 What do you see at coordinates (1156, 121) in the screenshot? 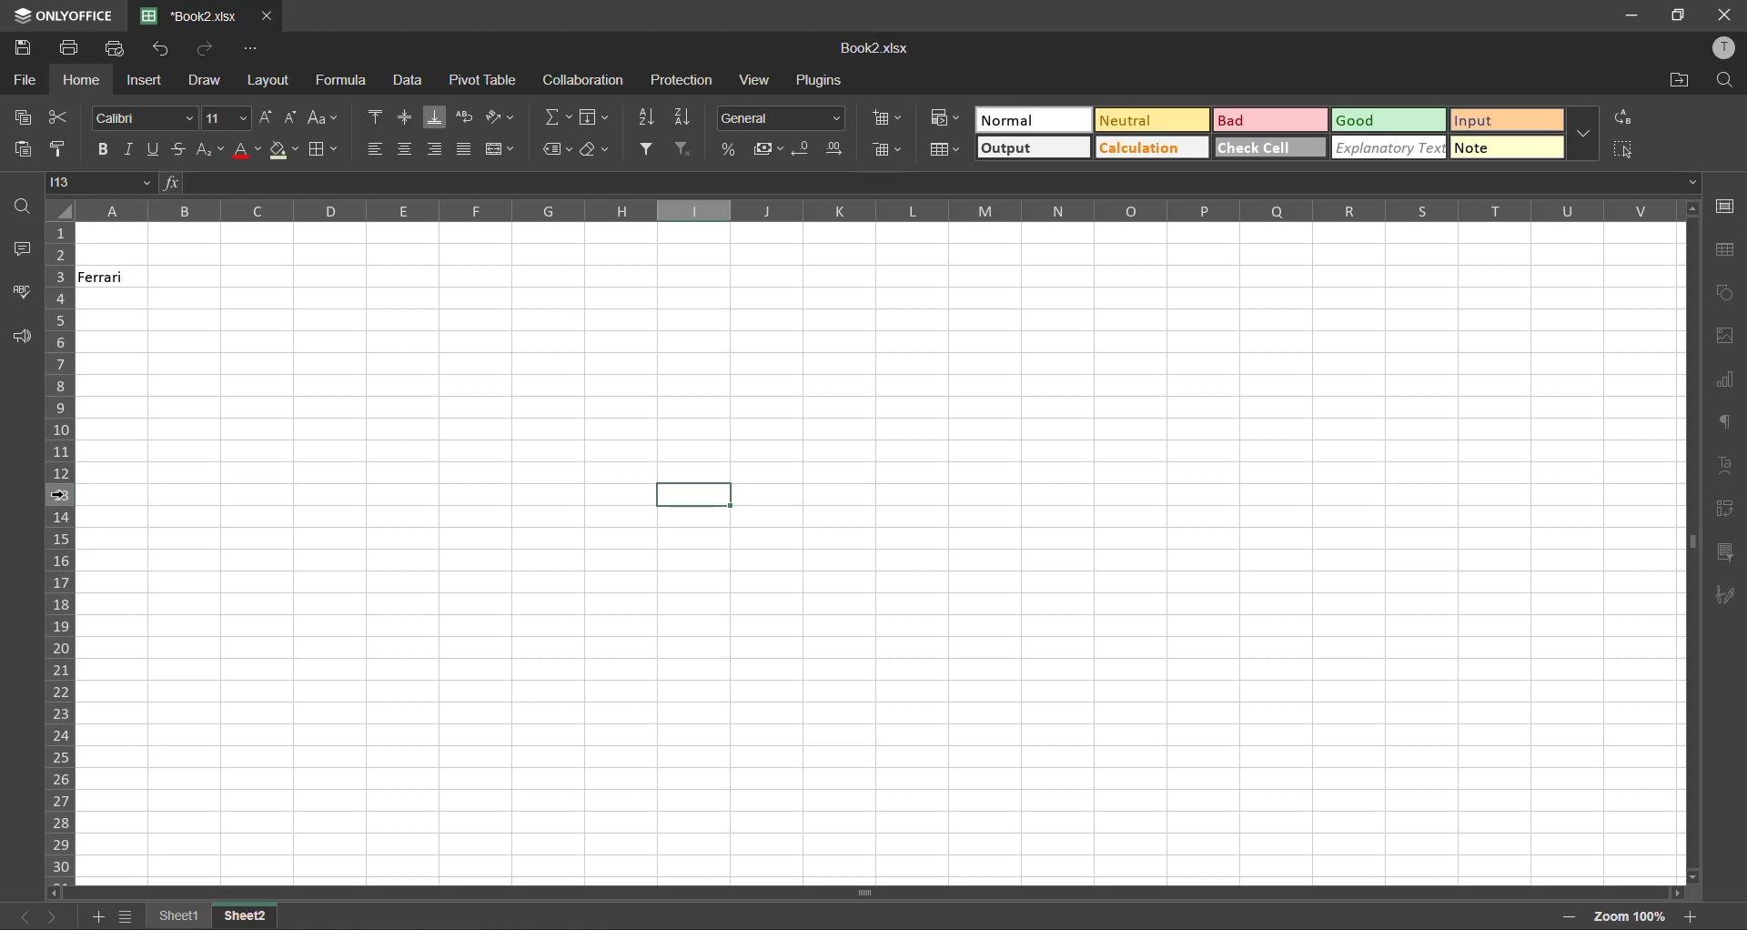
I see `neutral` at bounding box center [1156, 121].